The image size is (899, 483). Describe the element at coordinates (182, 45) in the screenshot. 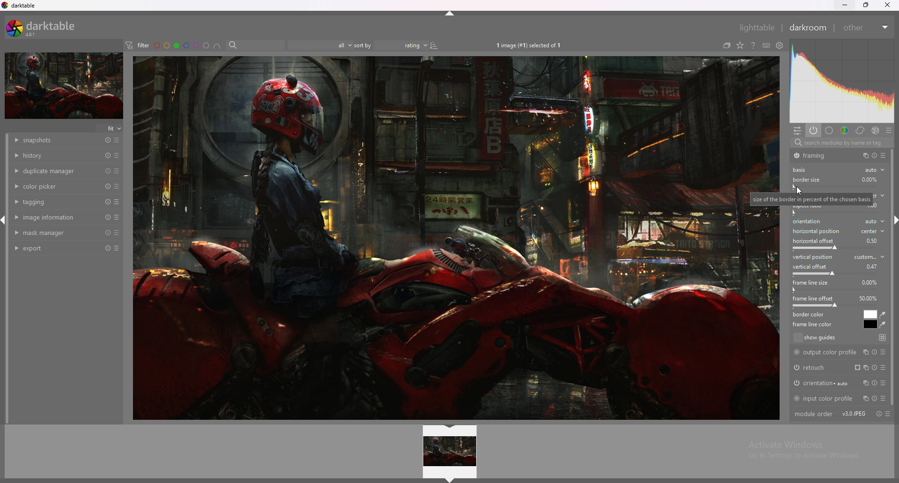

I see `color labels` at that location.